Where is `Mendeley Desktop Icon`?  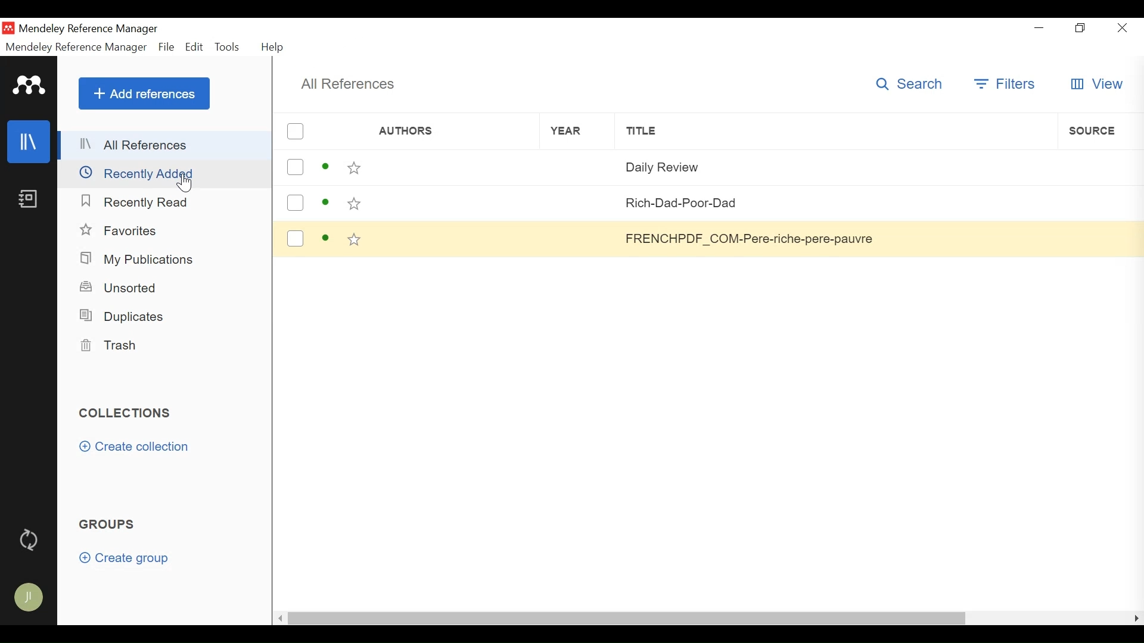 Mendeley Desktop Icon is located at coordinates (8, 28).